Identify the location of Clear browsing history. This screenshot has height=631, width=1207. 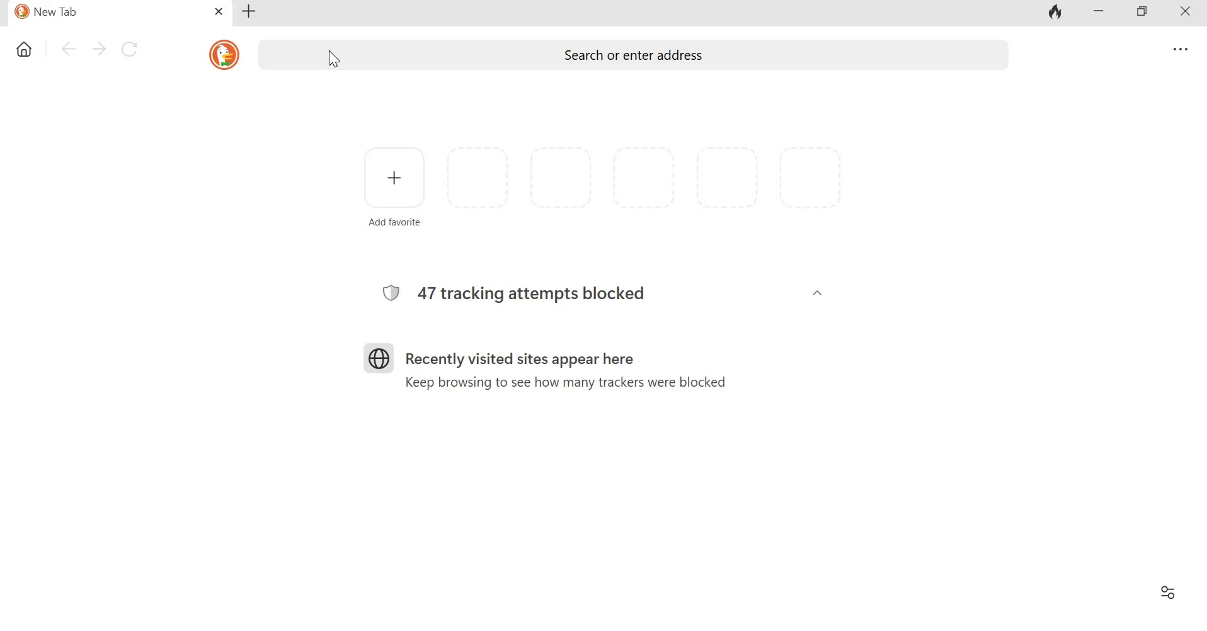
(1053, 11).